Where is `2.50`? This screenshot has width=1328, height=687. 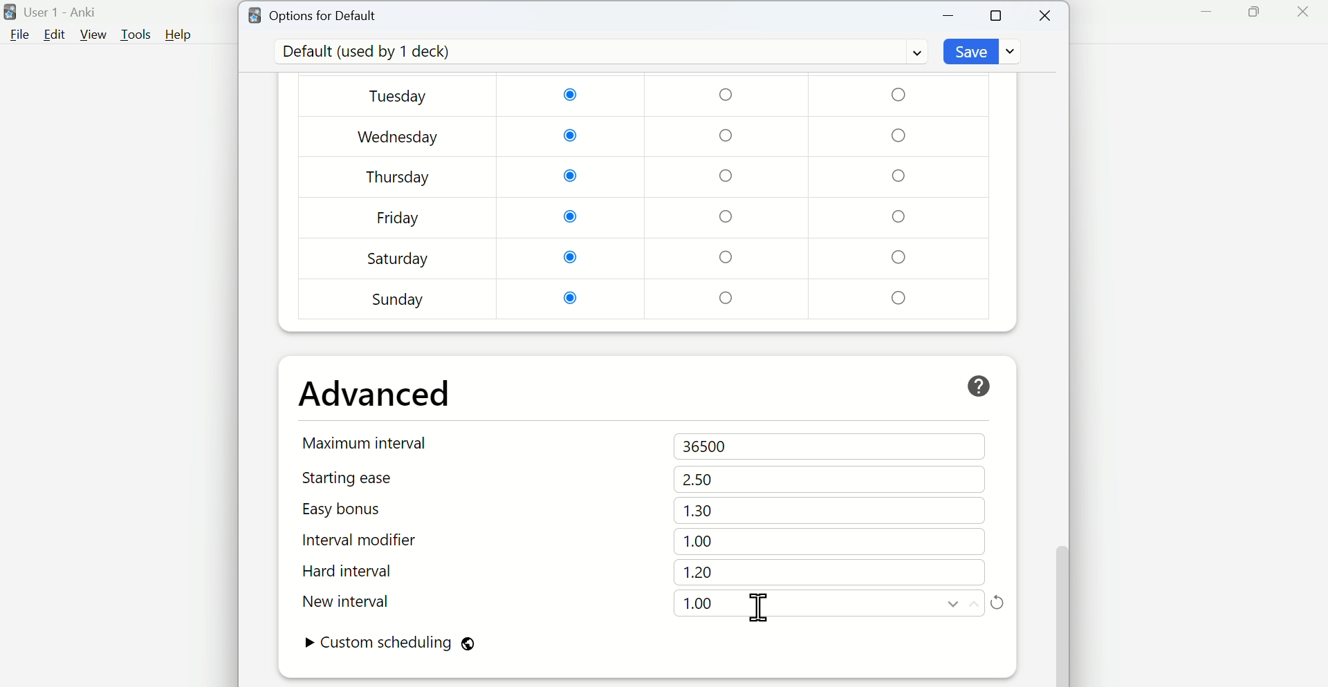 2.50 is located at coordinates (698, 479).